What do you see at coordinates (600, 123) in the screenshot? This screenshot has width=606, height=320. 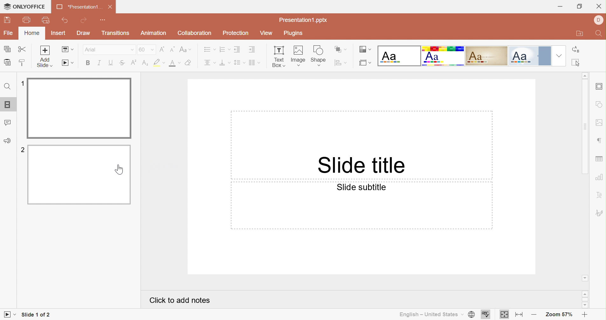 I see `Image settings` at bounding box center [600, 123].